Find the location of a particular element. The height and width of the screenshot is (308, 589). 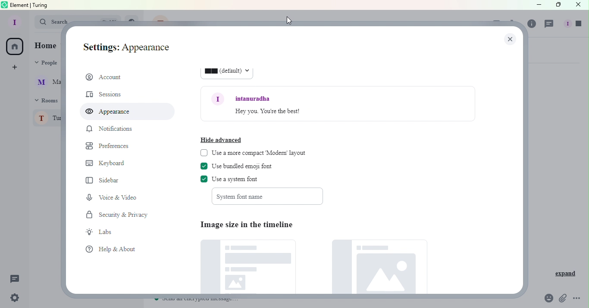

More Options is located at coordinates (578, 299).